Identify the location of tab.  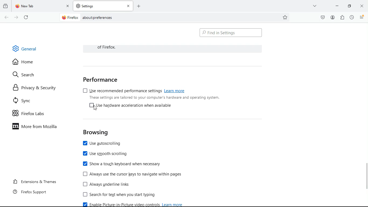
(42, 6).